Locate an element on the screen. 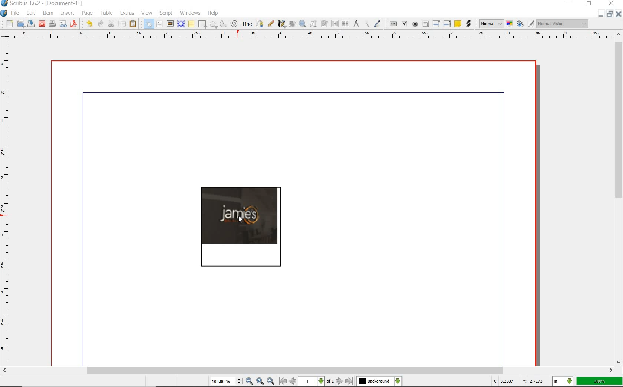 The width and height of the screenshot is (623, 387). pdf radio button is located at coordinates (416, 24).